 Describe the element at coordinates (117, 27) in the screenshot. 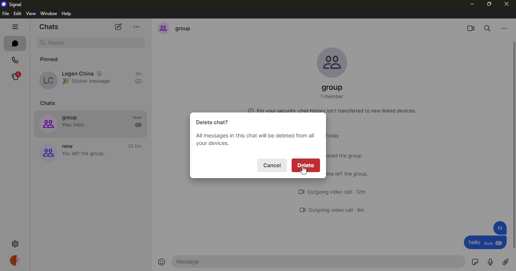

I see `new chat` at that location.